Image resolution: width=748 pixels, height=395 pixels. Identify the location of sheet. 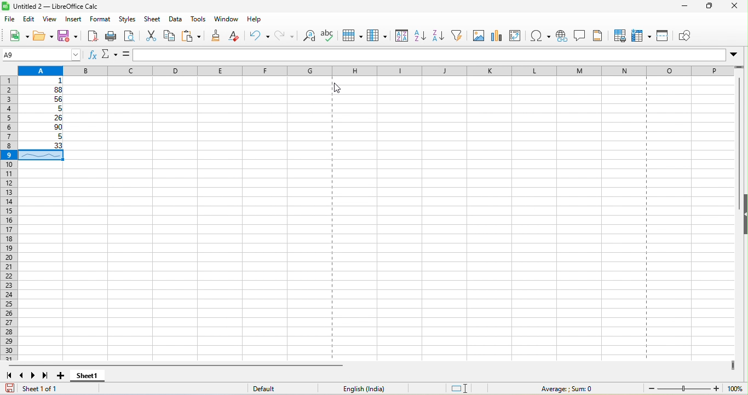
(153, 20).